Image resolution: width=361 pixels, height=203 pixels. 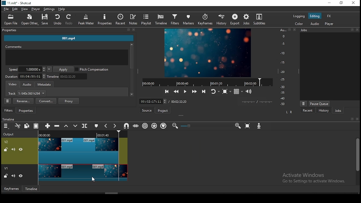 What do you see at coordinates (85, 126) in the screenshot?
I see `split at playhead` at bounding box center [85, 126].